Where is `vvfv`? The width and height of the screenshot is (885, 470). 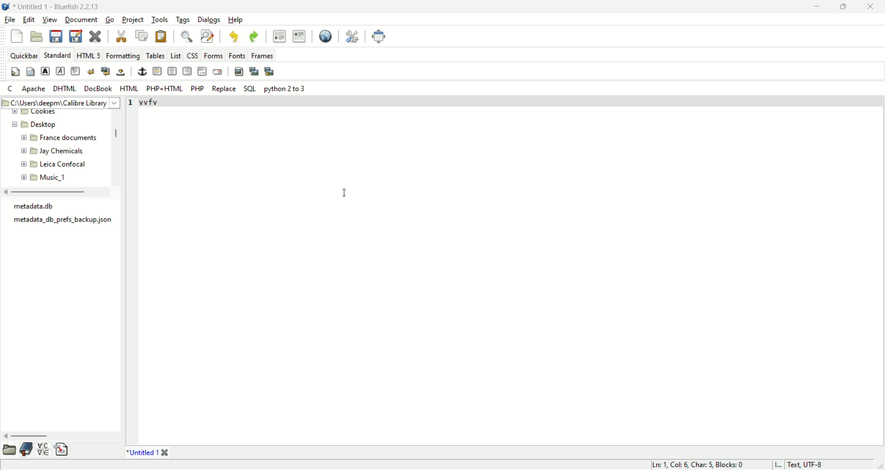
vvfv is located at coordinates (151, 102).